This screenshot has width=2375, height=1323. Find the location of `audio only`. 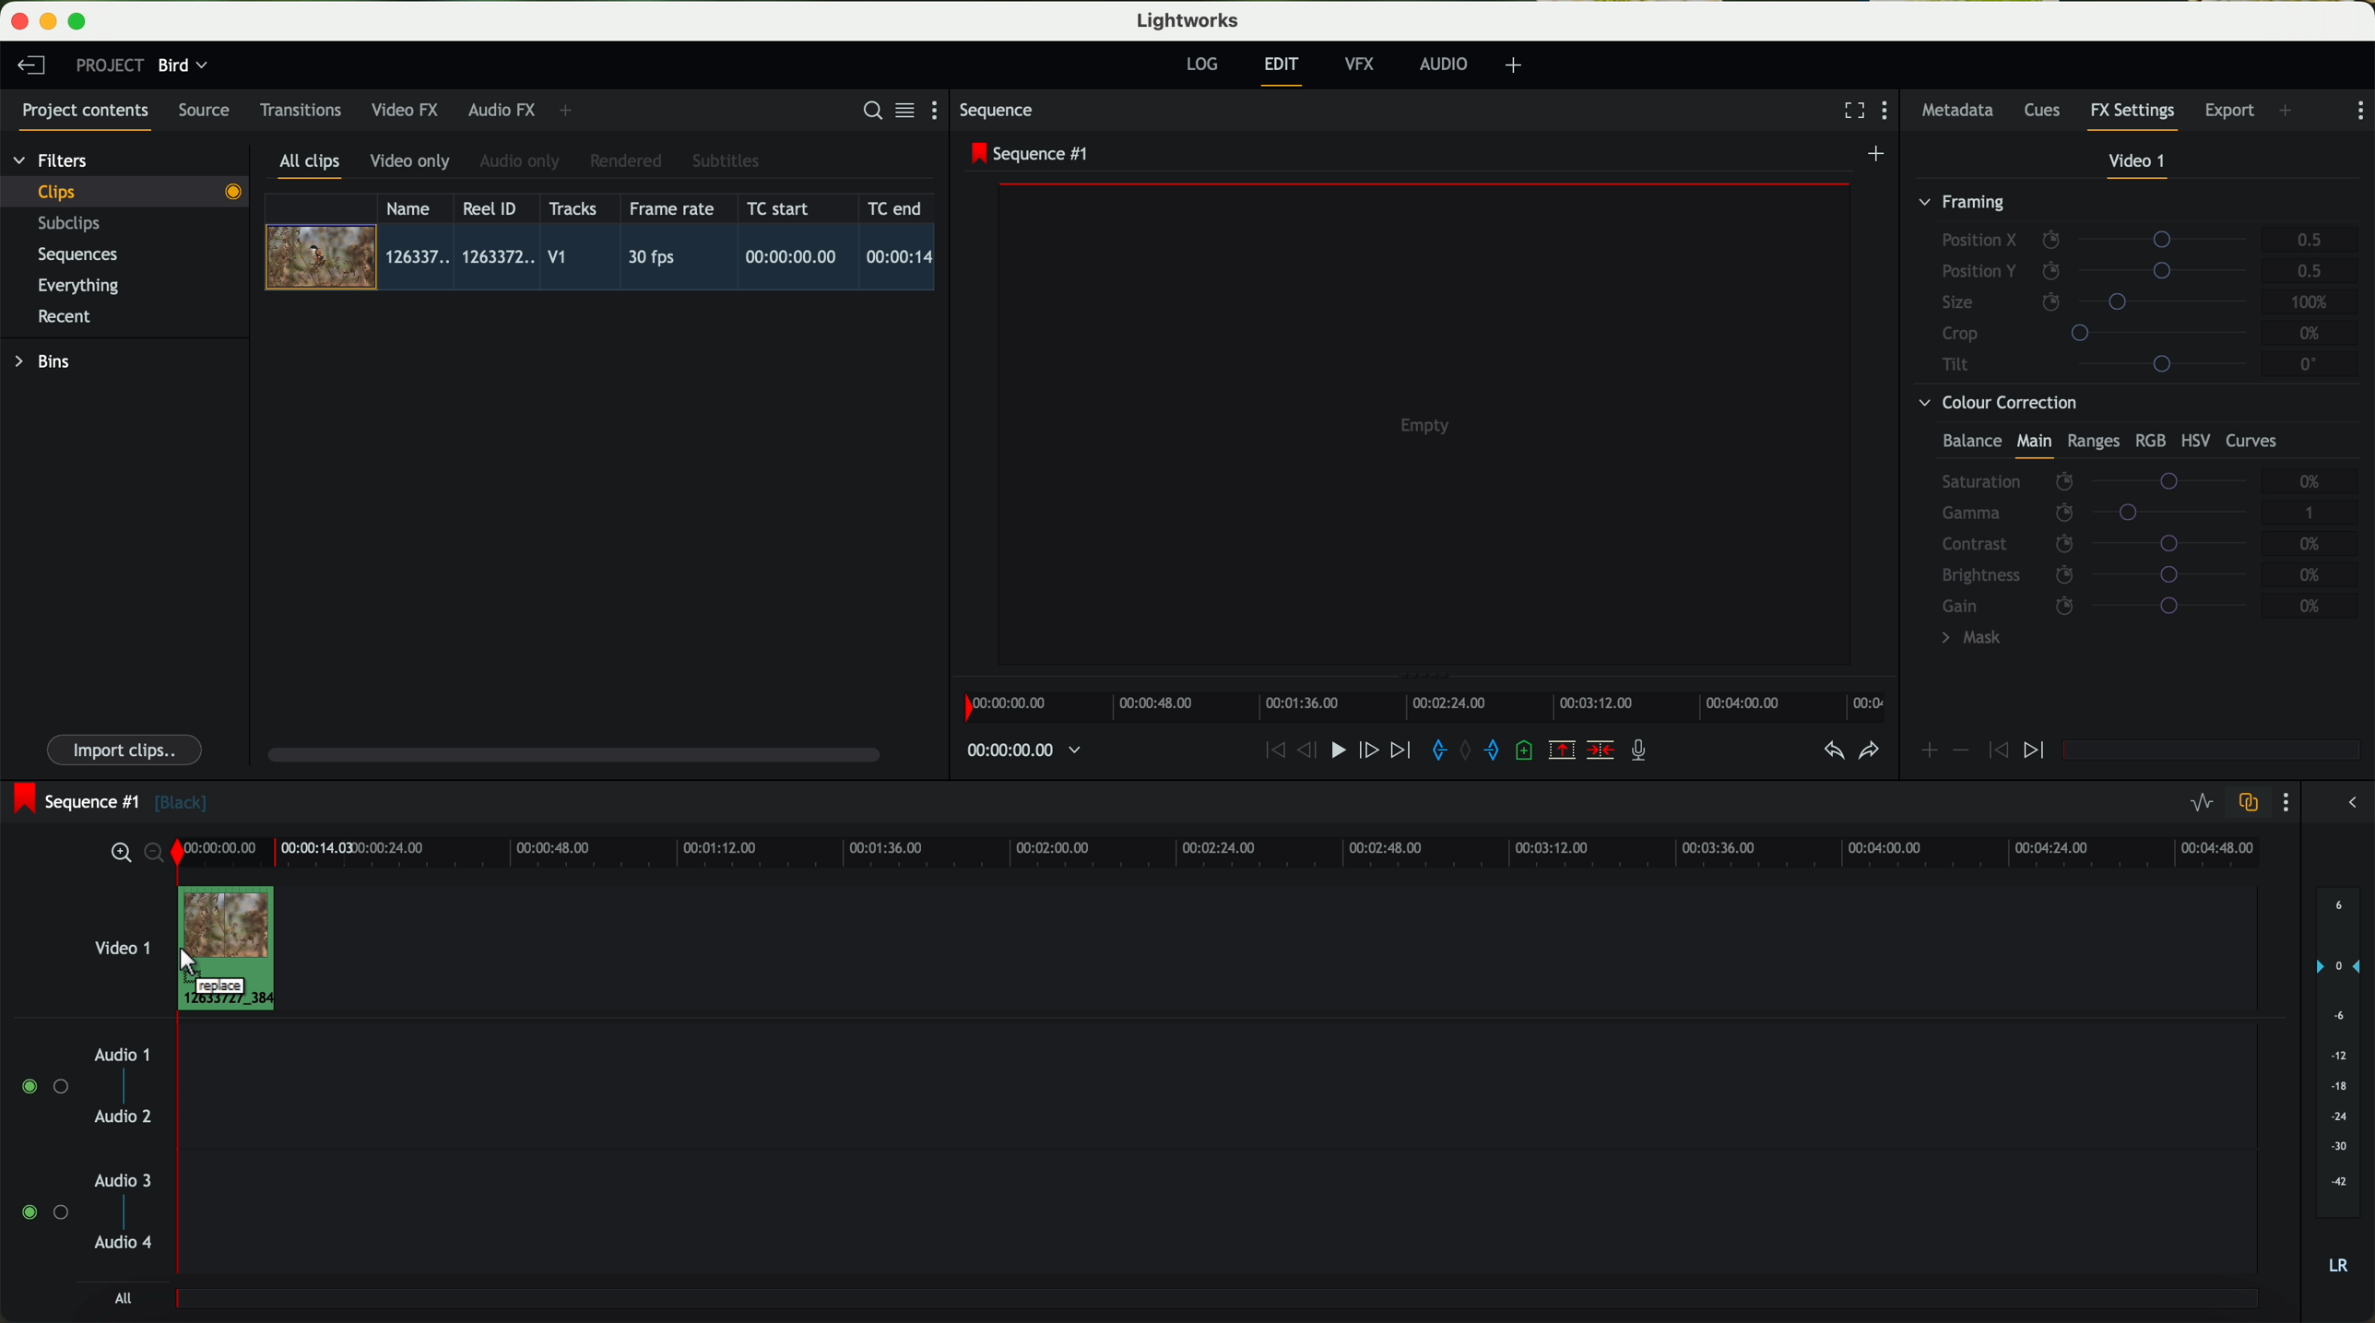

audio only is located at coordinates (521, 161).